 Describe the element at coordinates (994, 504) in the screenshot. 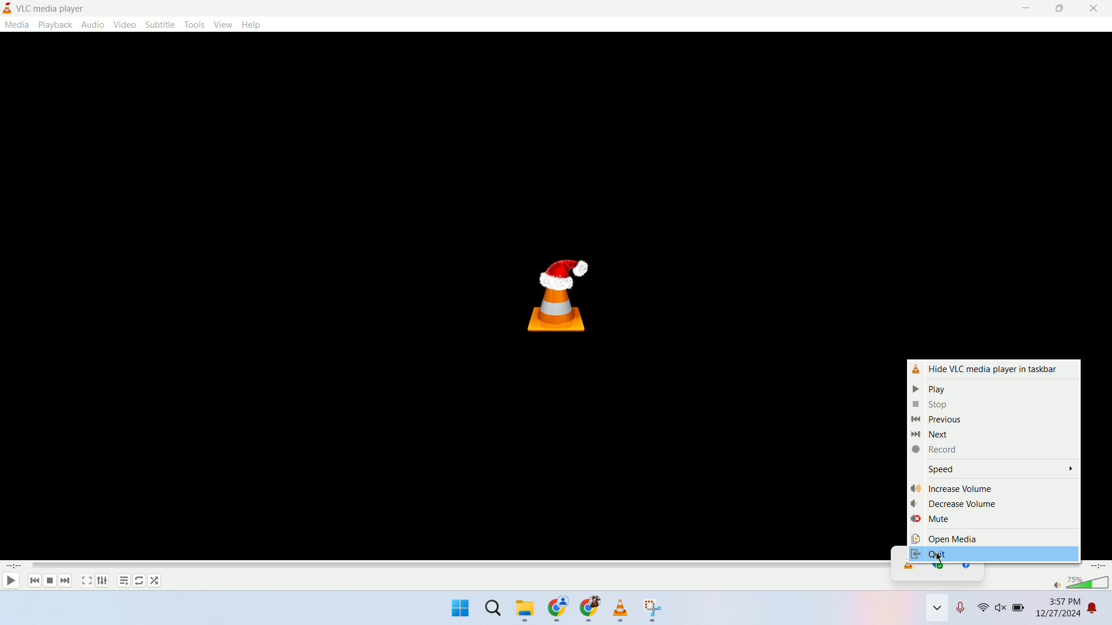

I see `decrease volume` at that location.